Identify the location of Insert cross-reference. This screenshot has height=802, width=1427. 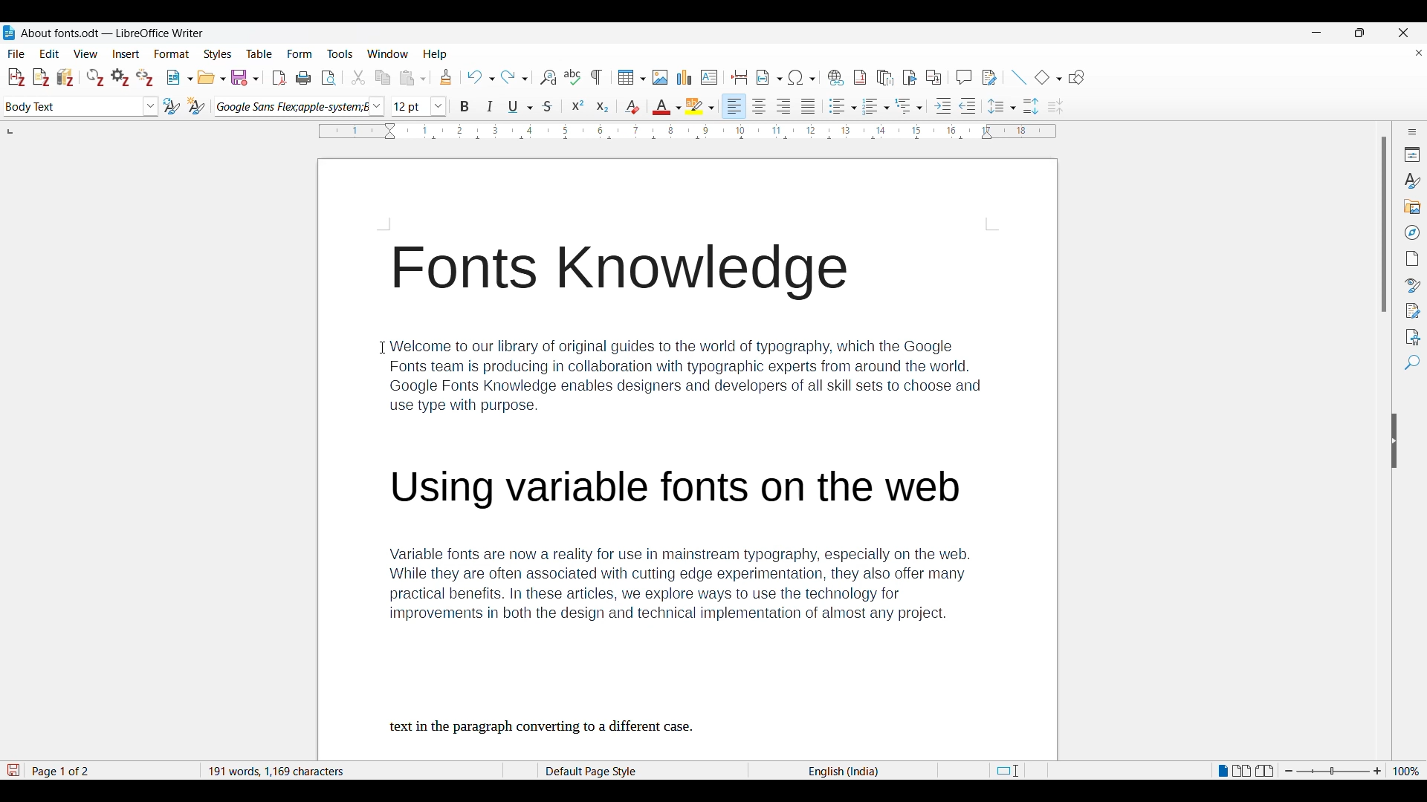
(933, 77).